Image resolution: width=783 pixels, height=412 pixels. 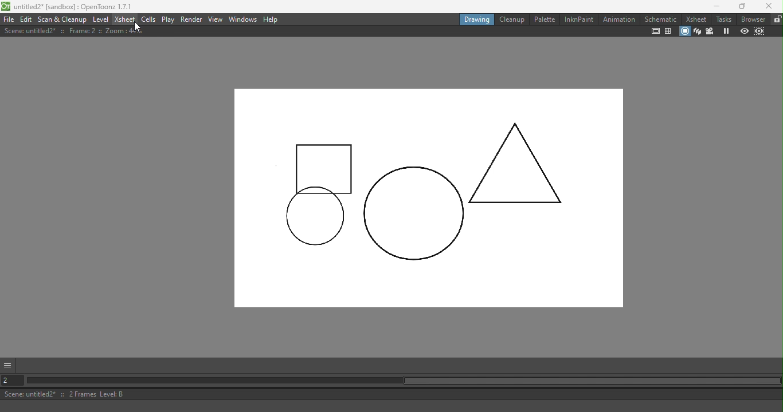 What do you see at coordinates (192, 20) in the screenshot?
I see `Render` at bounding box center [192, 20].